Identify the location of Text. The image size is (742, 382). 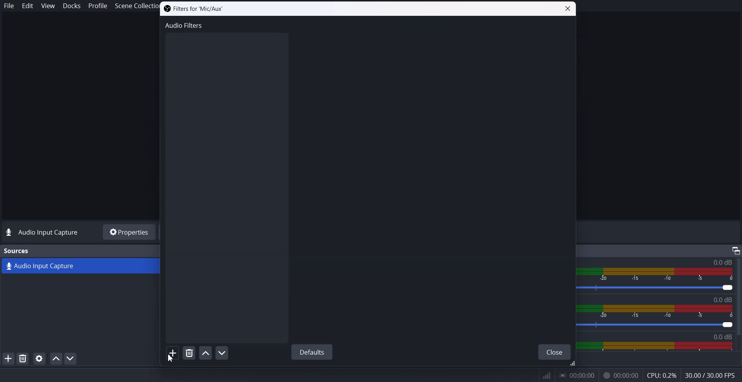
(725, 300).